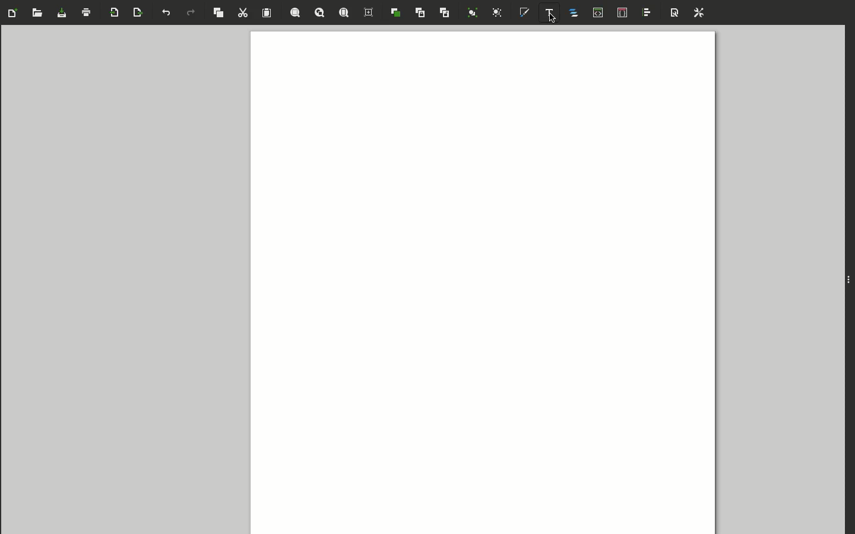  Describe the element at coordinates (369, 13) in the screenshot. I see `Zoom center page` at that location.